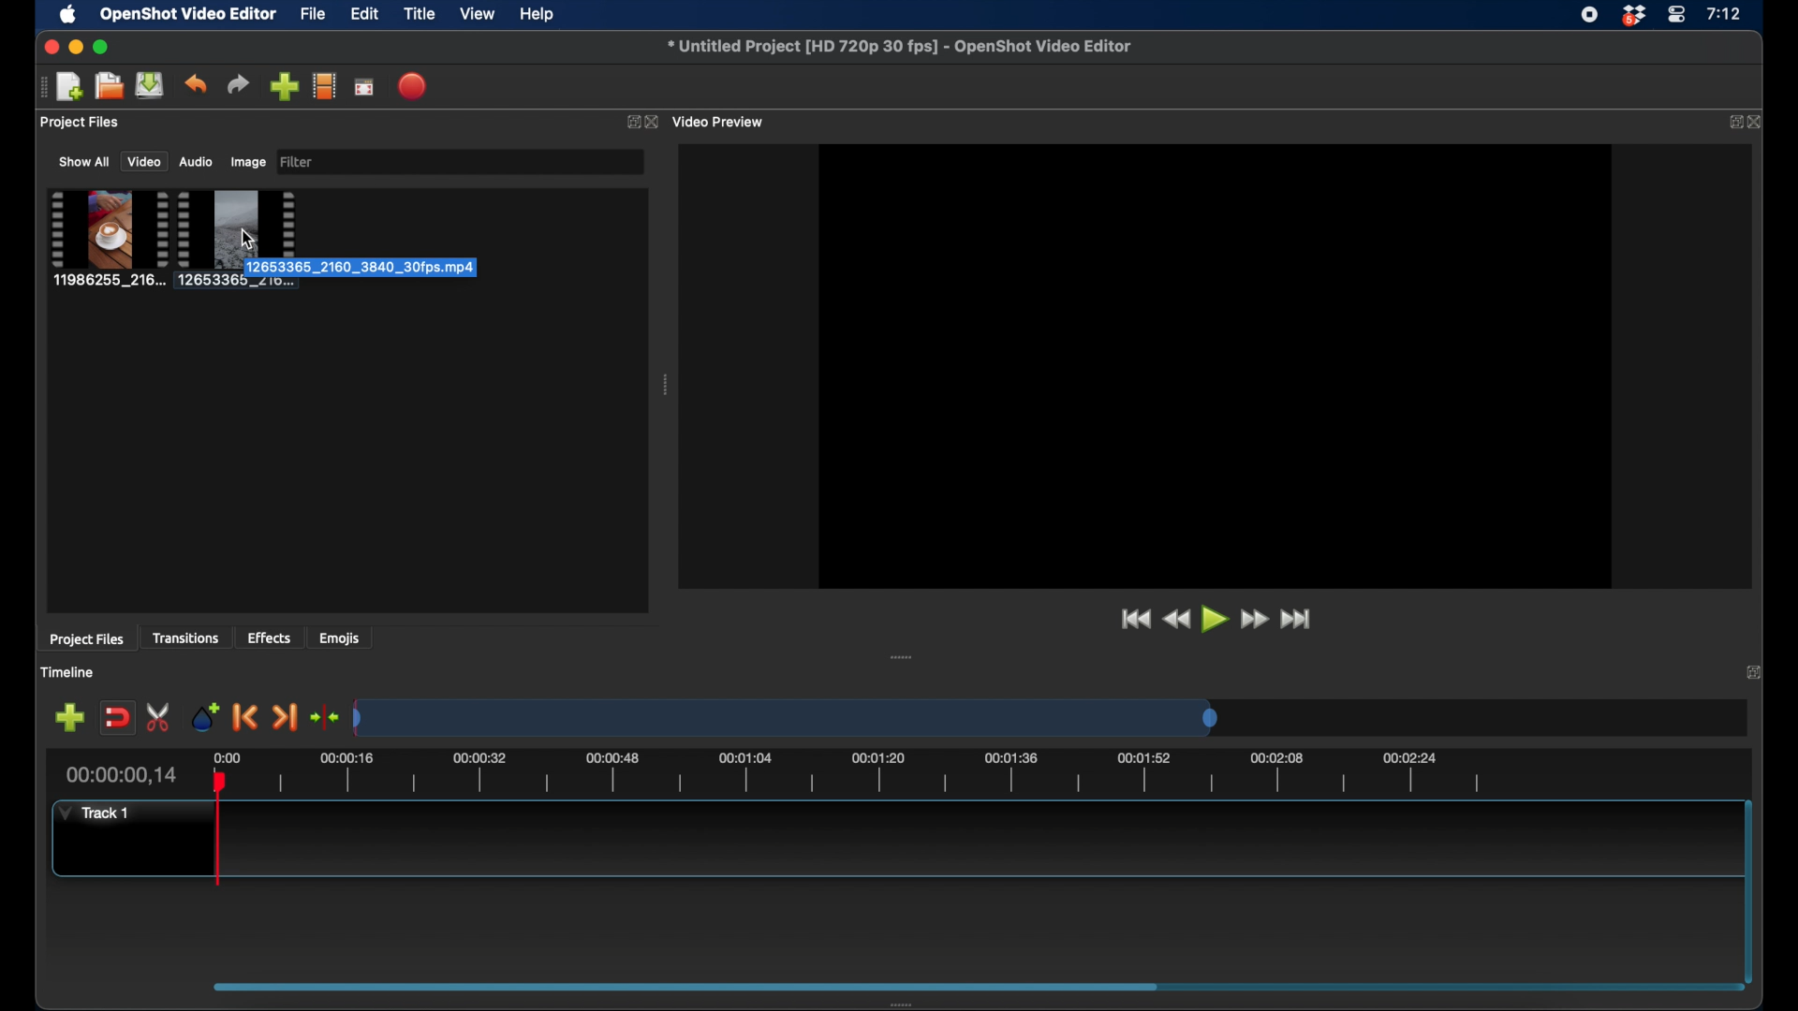 Image resolution: width=1798 pixels, height=1011 pixels. What do you see at coordinates (69, 87) in the screenshot?
I see `new project` at bounding box center [69, 87].